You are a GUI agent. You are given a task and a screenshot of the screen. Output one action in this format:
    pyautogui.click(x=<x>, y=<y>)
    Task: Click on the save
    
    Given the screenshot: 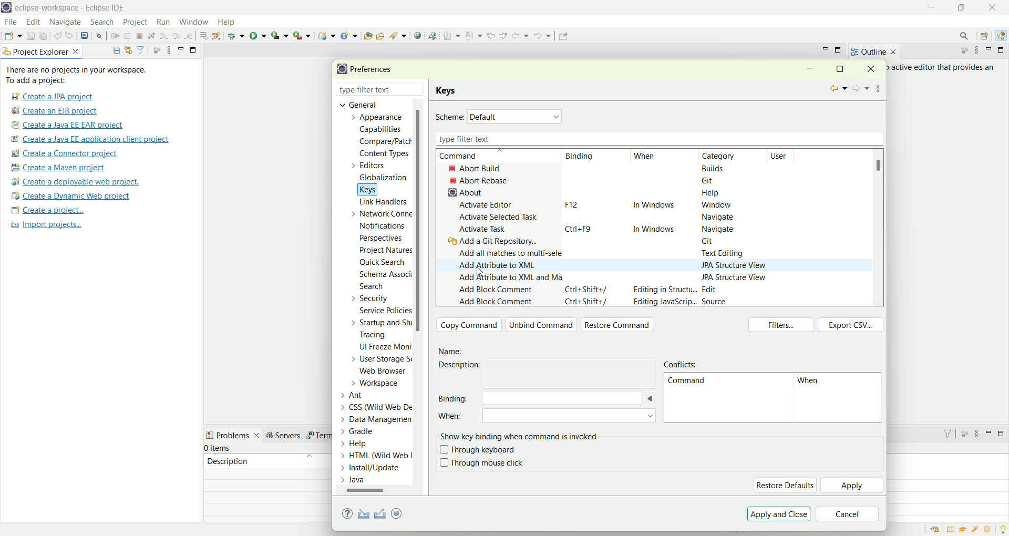 What is the action you would take?
    pyautogui.click(x=32, y=36)
    